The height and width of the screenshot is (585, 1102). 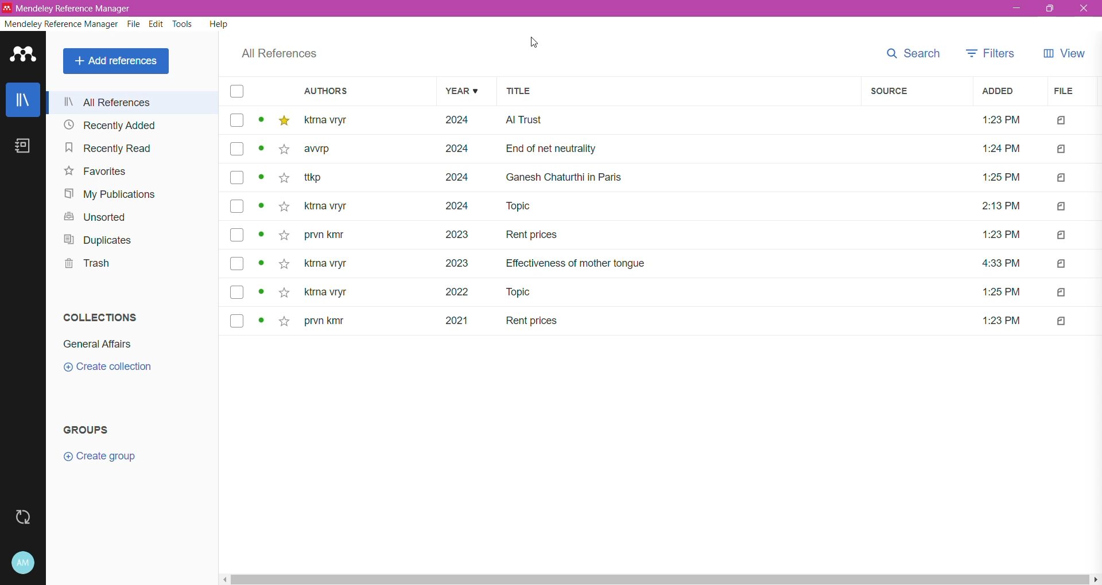 I want to click on Mendeley Reference Manager, so click(x=61, y=24).